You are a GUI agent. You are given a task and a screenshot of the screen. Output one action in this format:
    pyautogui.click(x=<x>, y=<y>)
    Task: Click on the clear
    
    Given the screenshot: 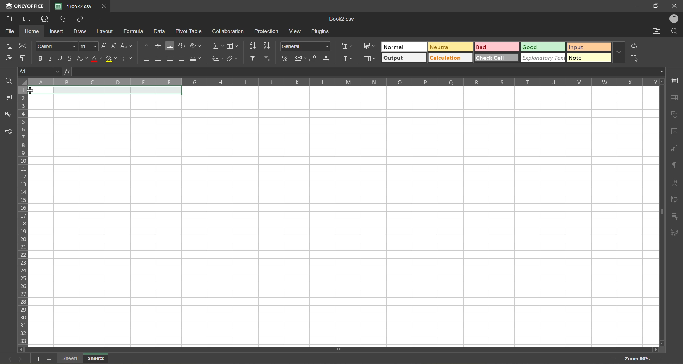 What is the action you would take?
    pyautogui.click(x=233, y=58)
    